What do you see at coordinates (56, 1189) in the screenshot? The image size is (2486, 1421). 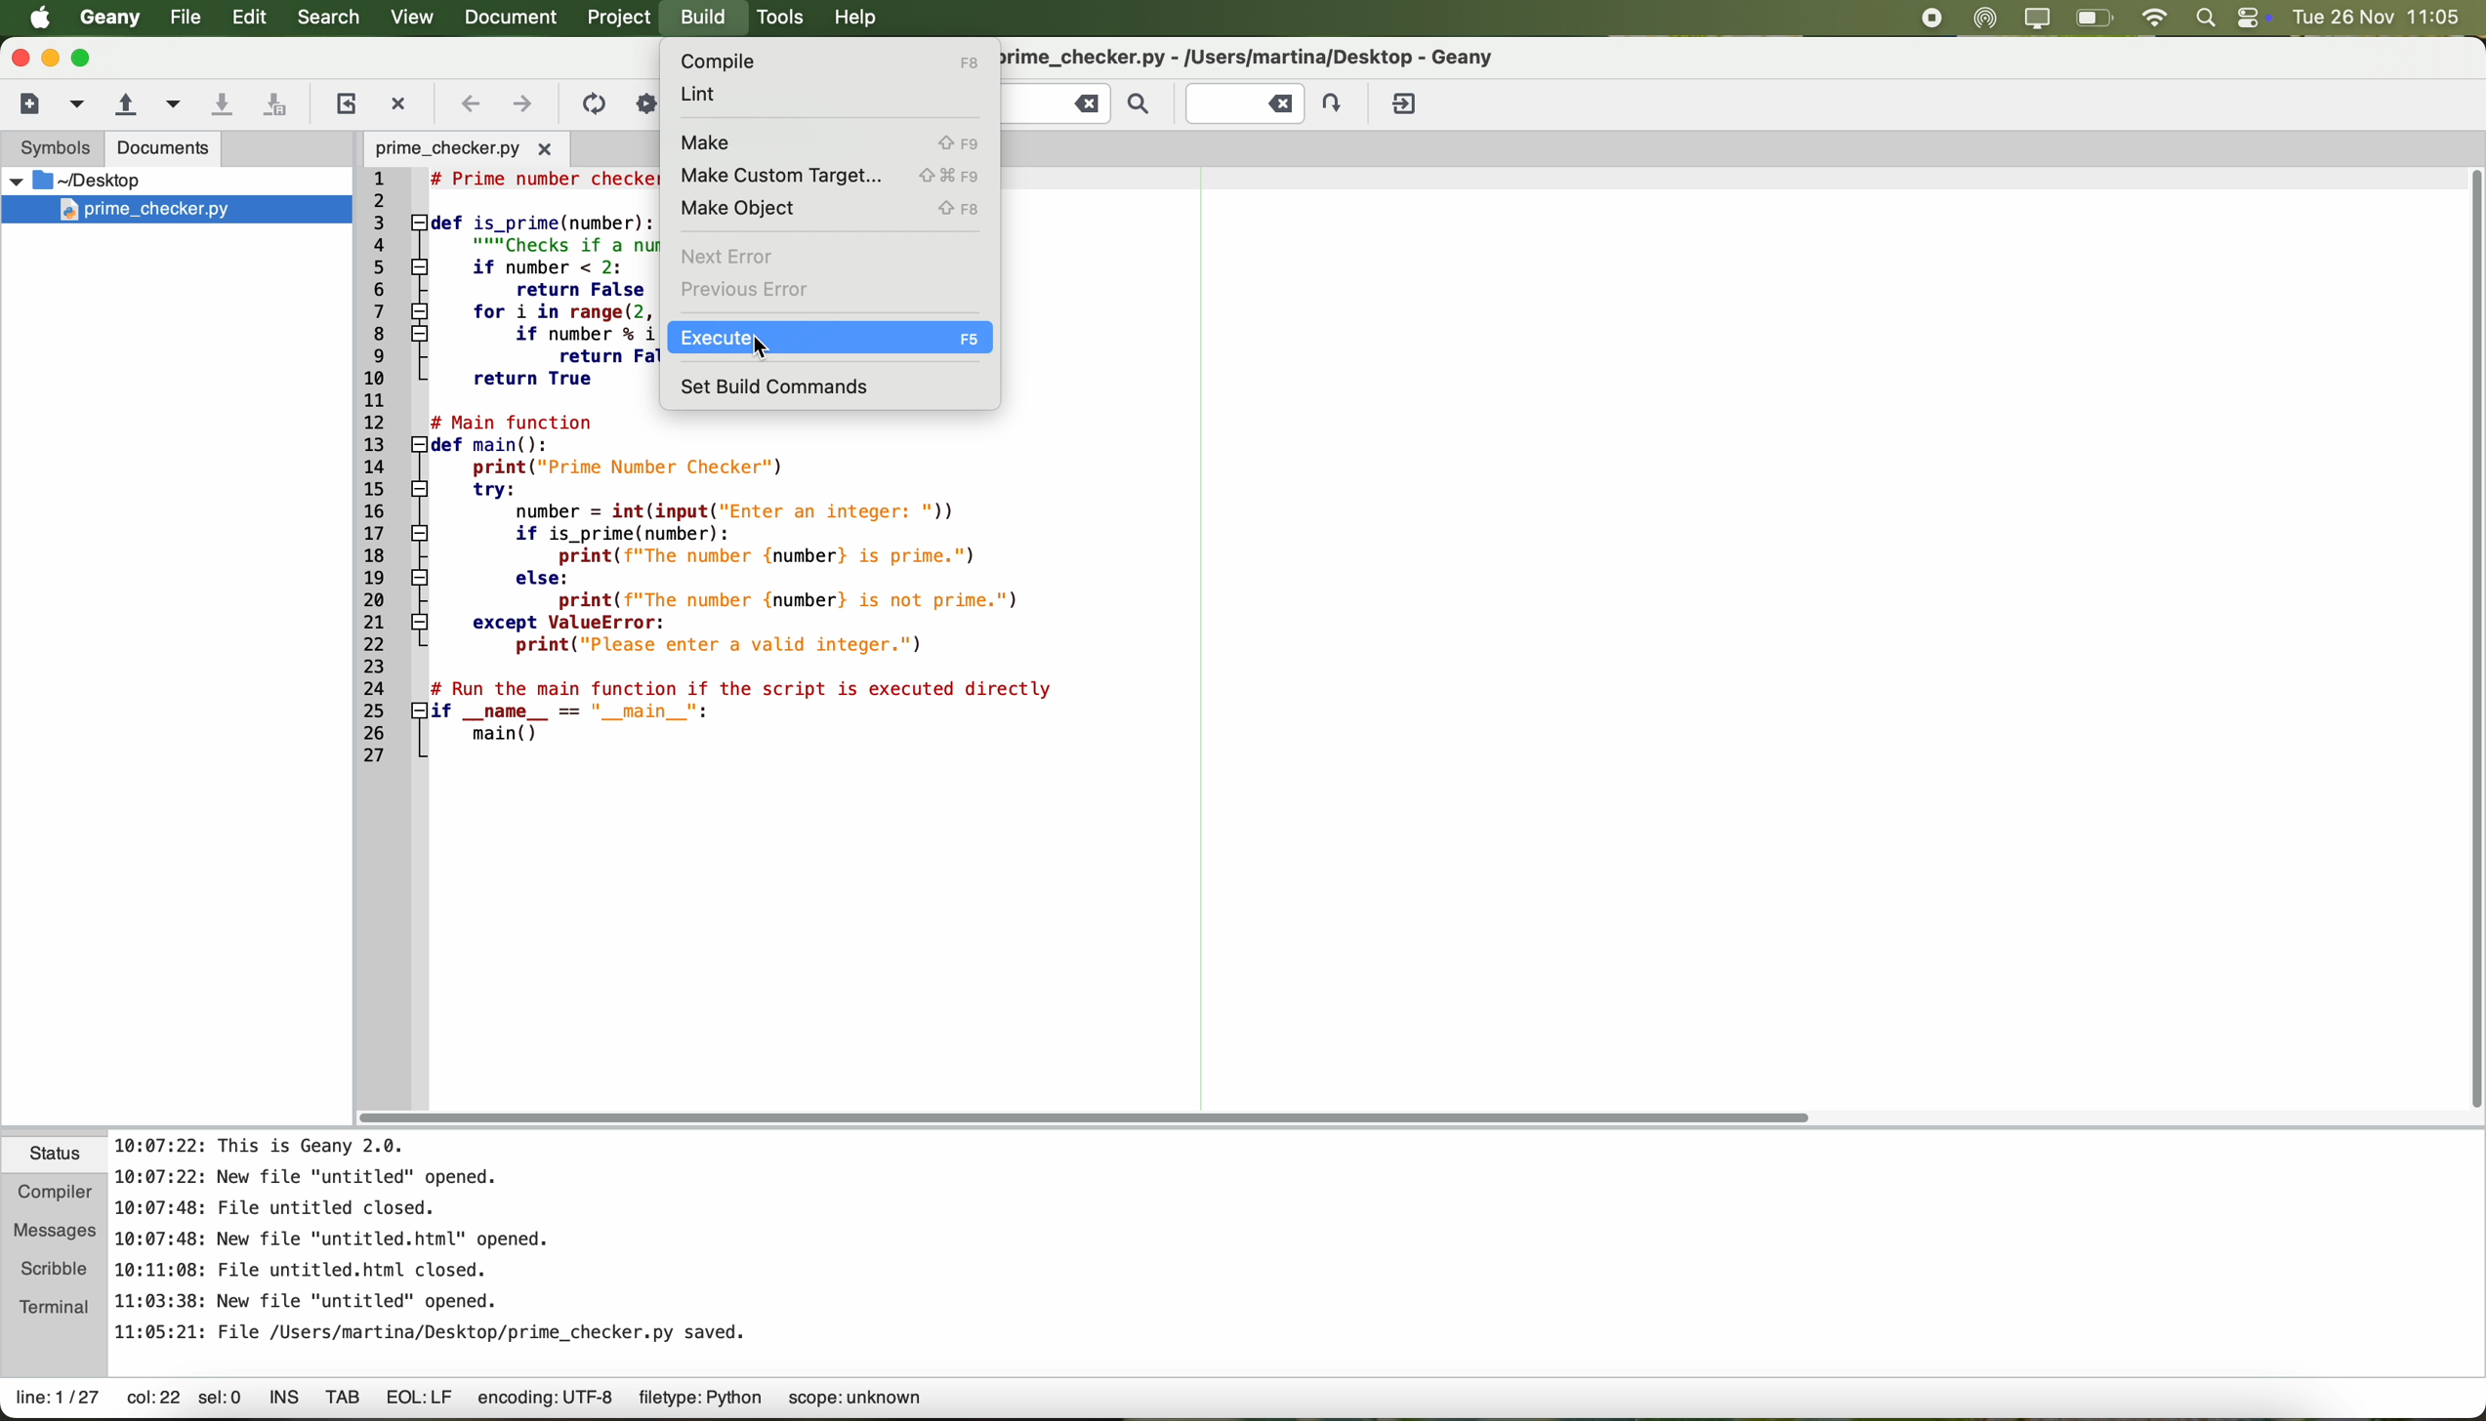 I see `compiler` at bounding box center [56, 1189].